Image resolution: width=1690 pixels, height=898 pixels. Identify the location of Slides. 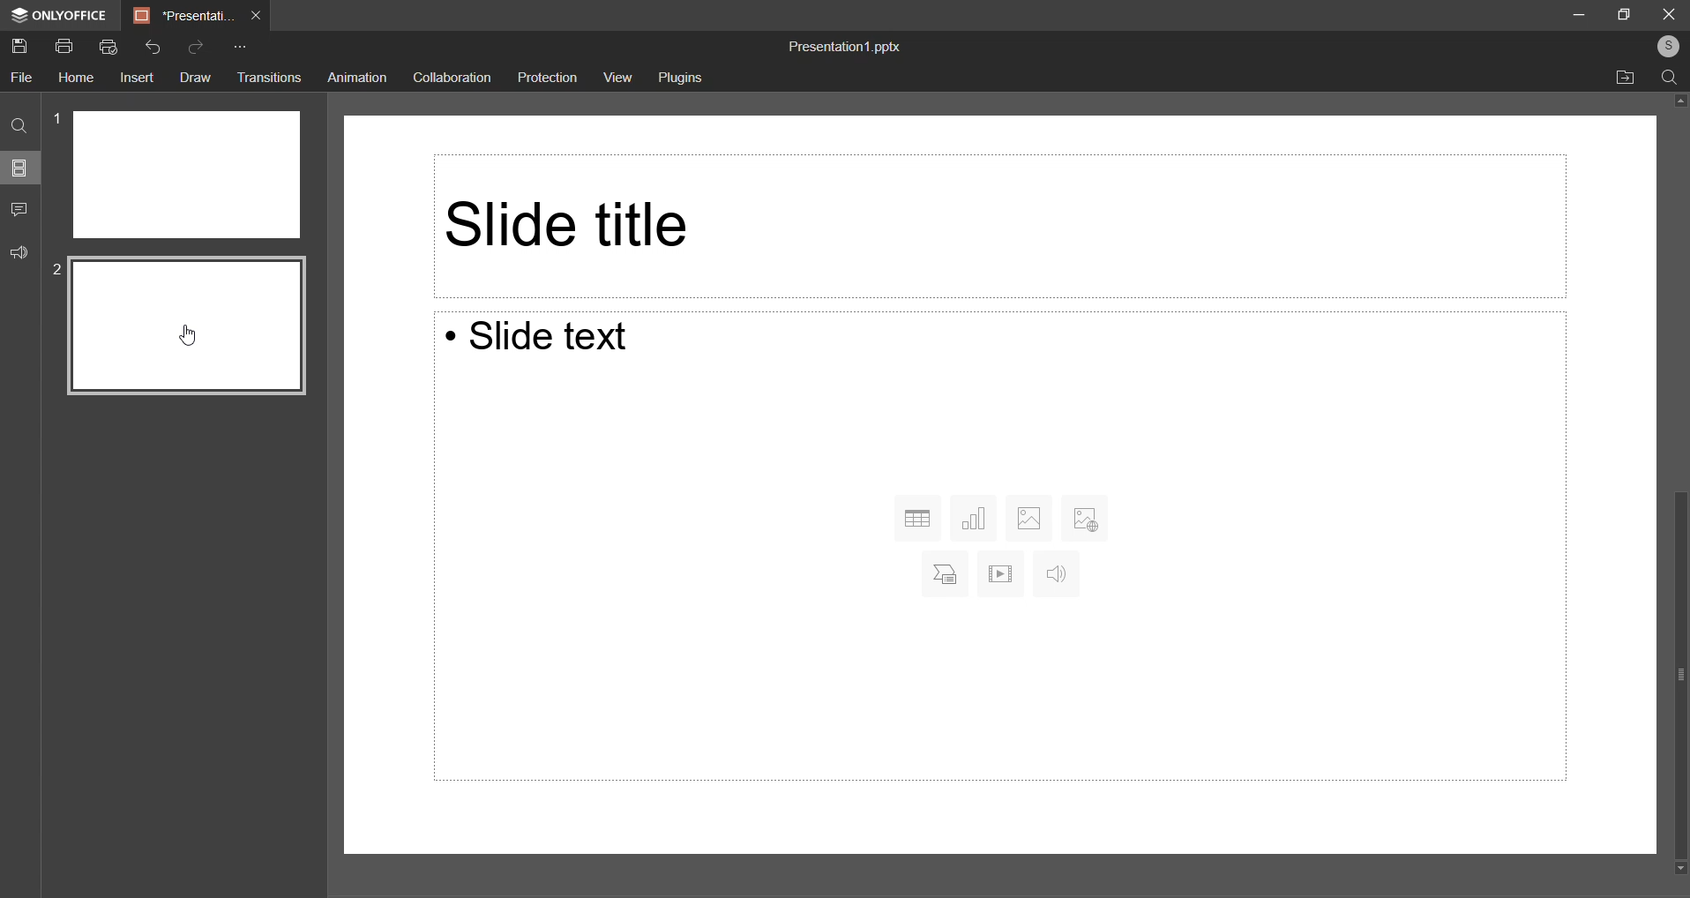
(20, 171).